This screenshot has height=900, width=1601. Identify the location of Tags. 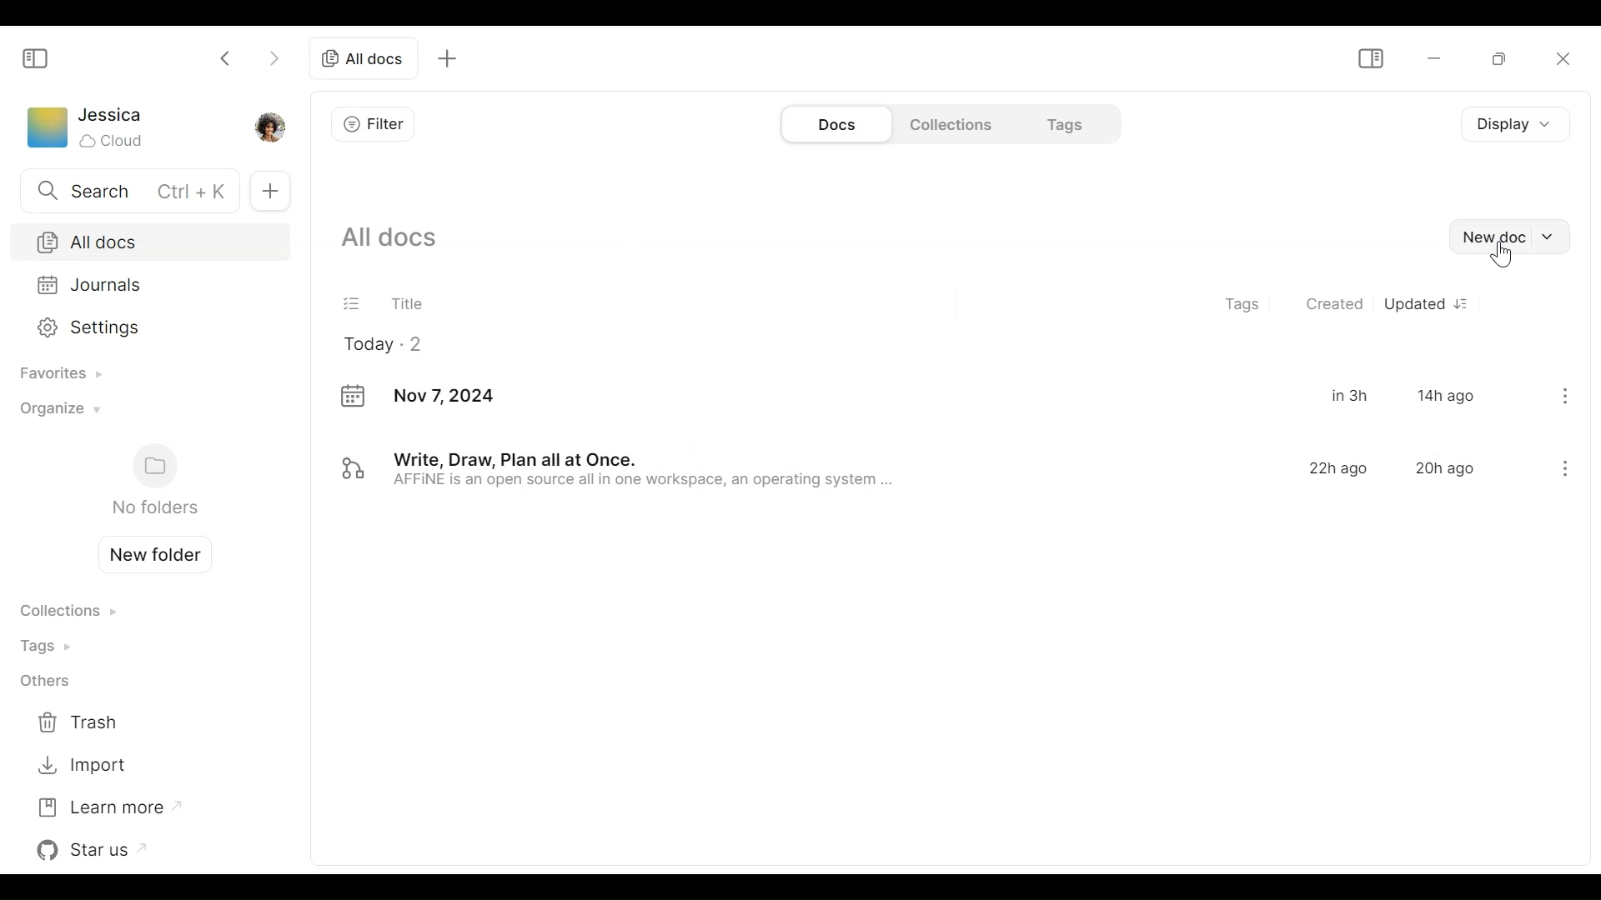
(1058, 123).